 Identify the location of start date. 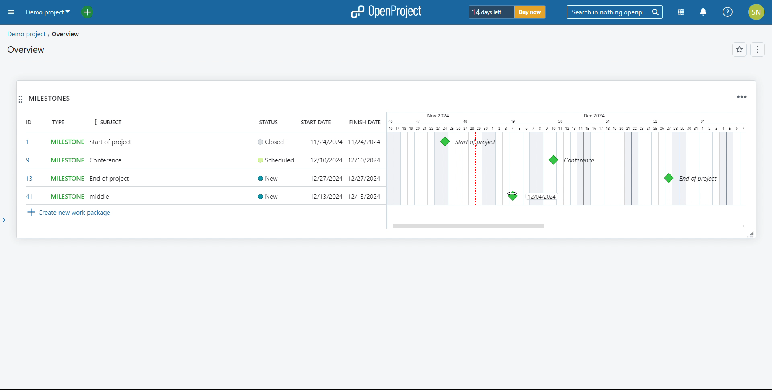
(317, 122).